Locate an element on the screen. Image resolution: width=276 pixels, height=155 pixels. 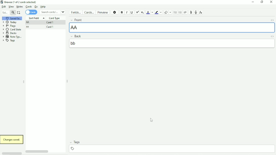
Sort Field is located at coordinates (36, 18).